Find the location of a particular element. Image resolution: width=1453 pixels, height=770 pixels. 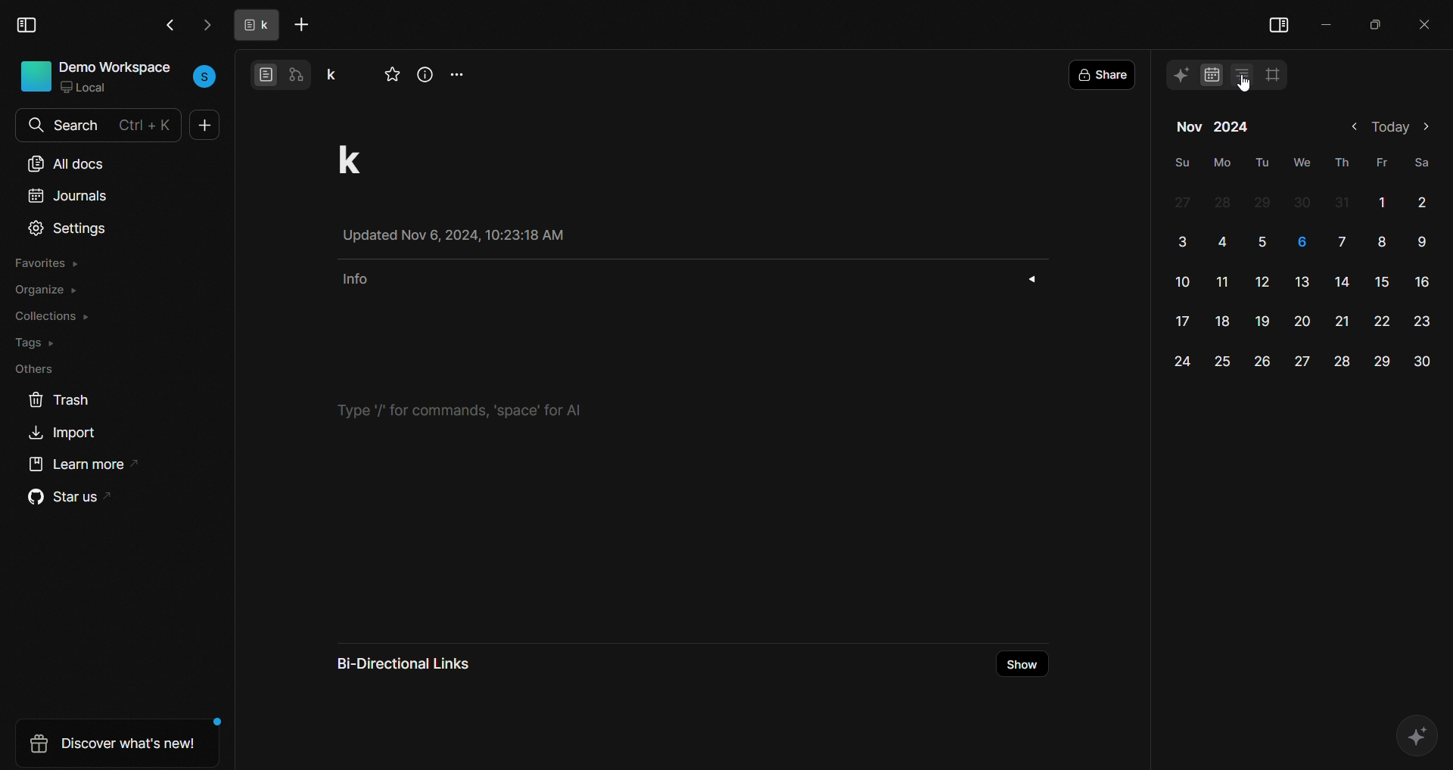

page view is located at coordinates (265, 73).